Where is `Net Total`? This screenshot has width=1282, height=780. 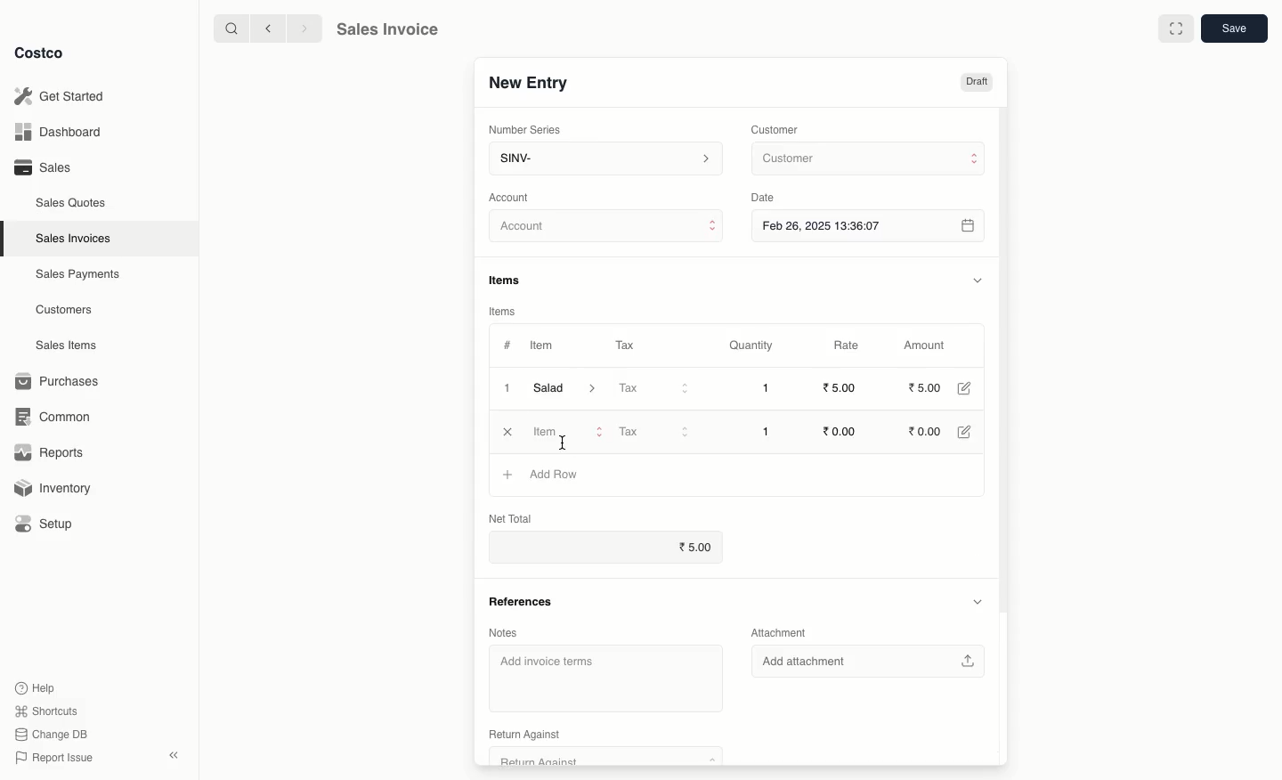 Net Total is located at coordinates (511, 519).